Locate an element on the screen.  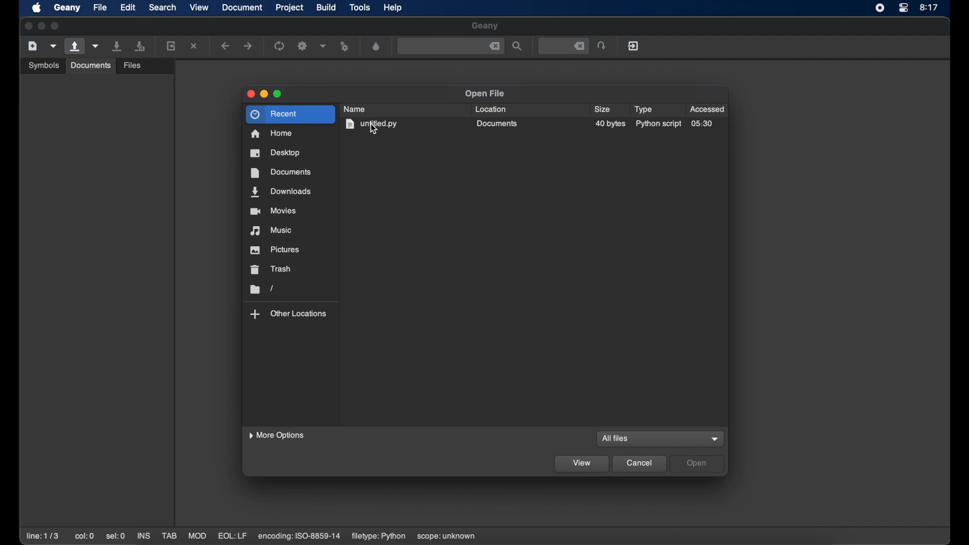
minimizing is located at coordinates (264, 94).